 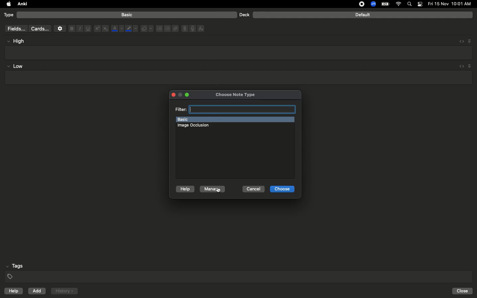 I want to click on Basic, so click(x=127, y=15).